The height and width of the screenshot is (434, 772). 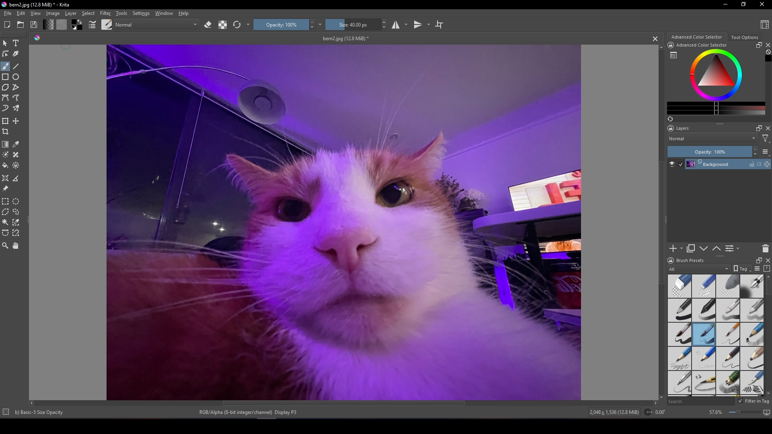 What do you see at coordinates (16, 98) in the screenshot?
I see `Freehand path tool` at bounding box center [16, 98].